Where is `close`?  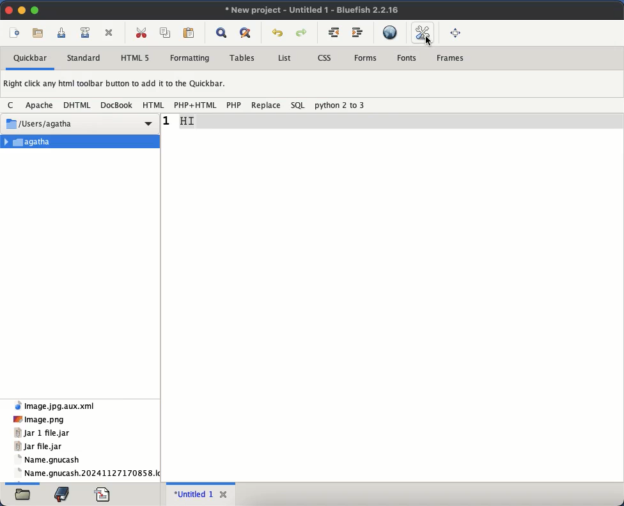 close is located at coordinates (223, 494).